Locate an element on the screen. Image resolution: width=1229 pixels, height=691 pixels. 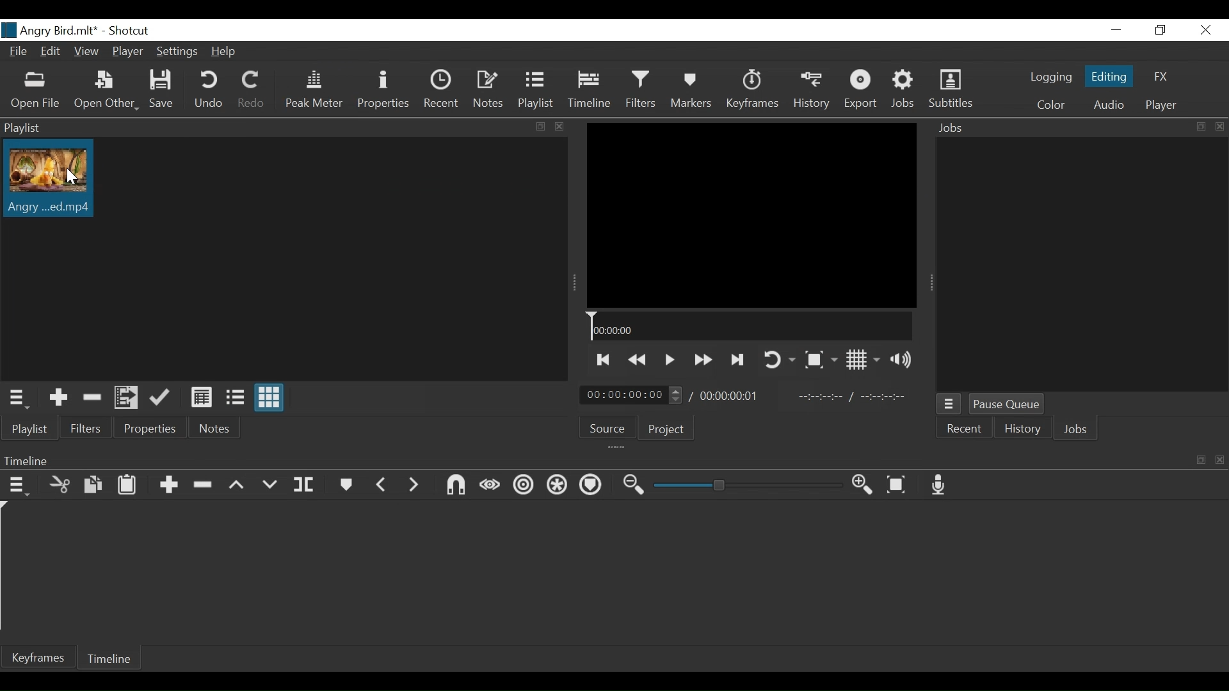
Toggle player looping is located at coordinates (779, 360).